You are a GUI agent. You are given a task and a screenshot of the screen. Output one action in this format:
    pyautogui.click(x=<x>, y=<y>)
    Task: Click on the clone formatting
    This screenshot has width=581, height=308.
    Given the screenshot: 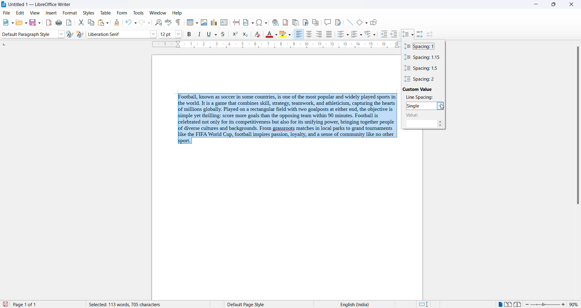 What is the action you would take?
    pyautogui.click(x=117, y=22)
    